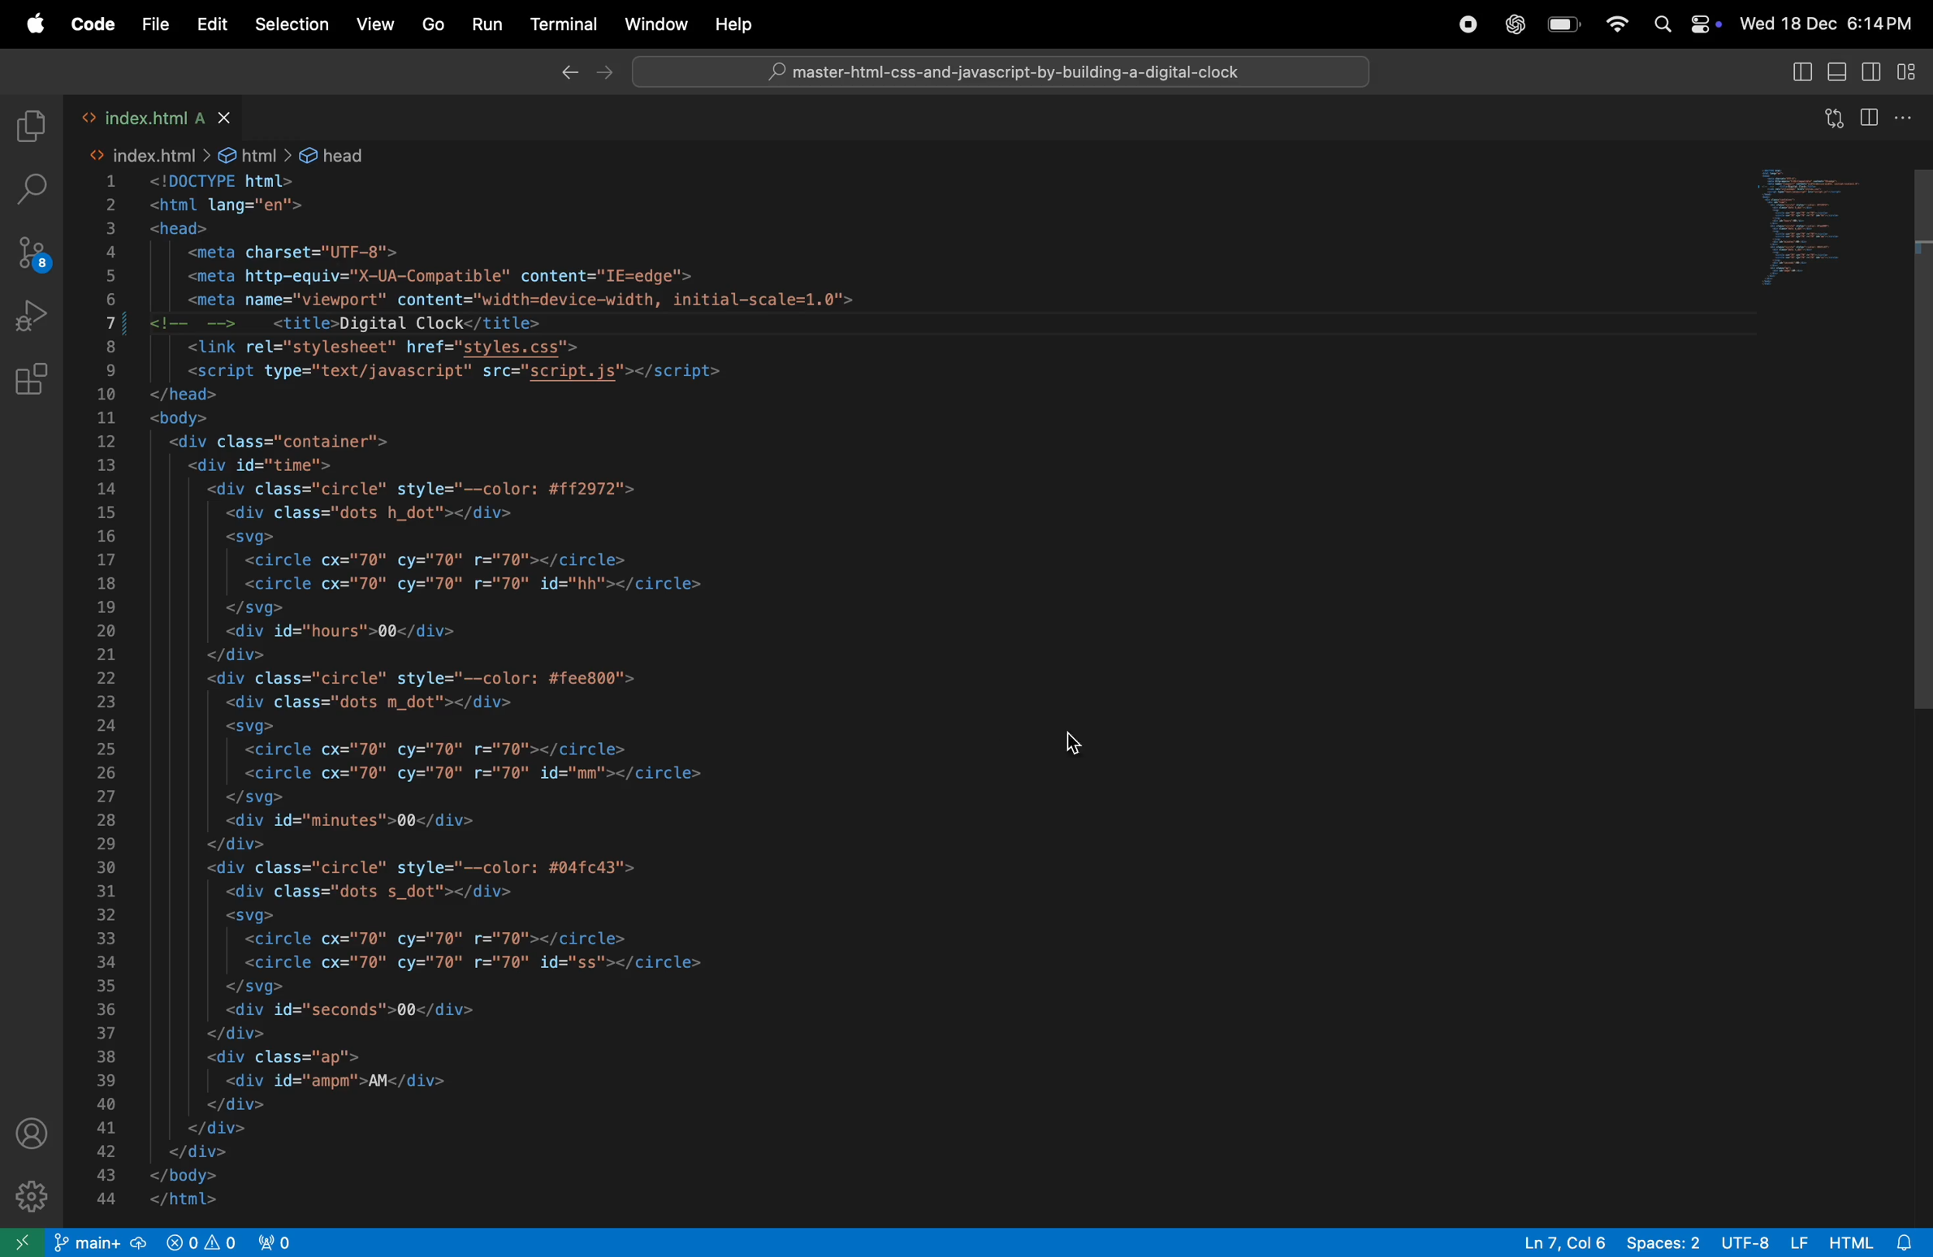 This screenshot has width=1933, height=1257. Describe the element at coordinates (1907, 115) in the screenshot. I see `options` at that location.